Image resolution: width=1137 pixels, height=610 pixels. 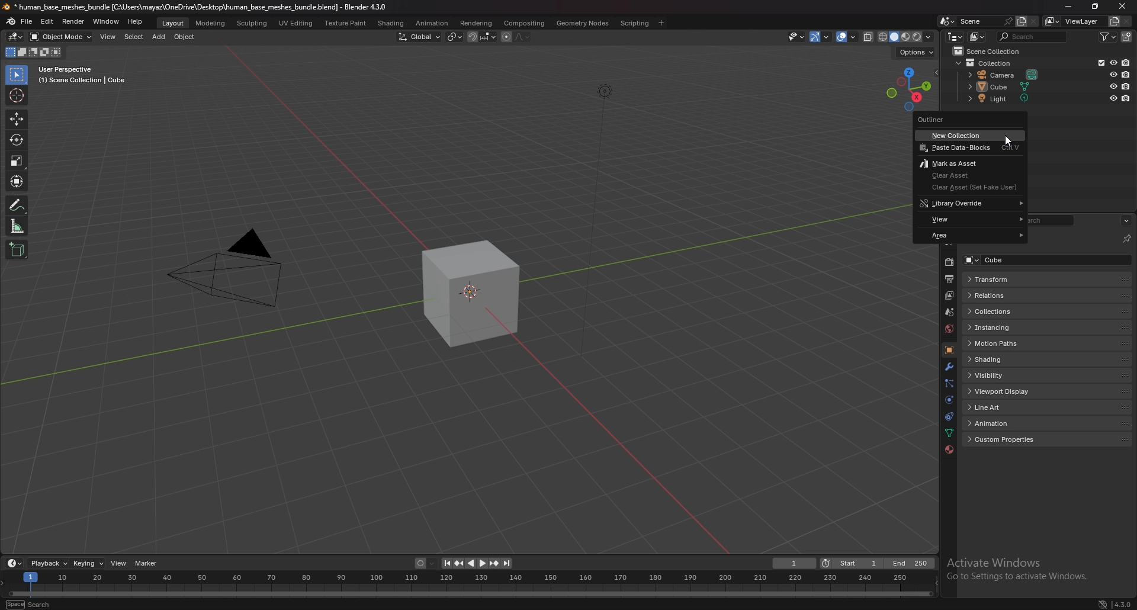 What do you see at coordinates (1109, 37) in the screenshot?
I see `filter` at bounding box center [1109, 37].